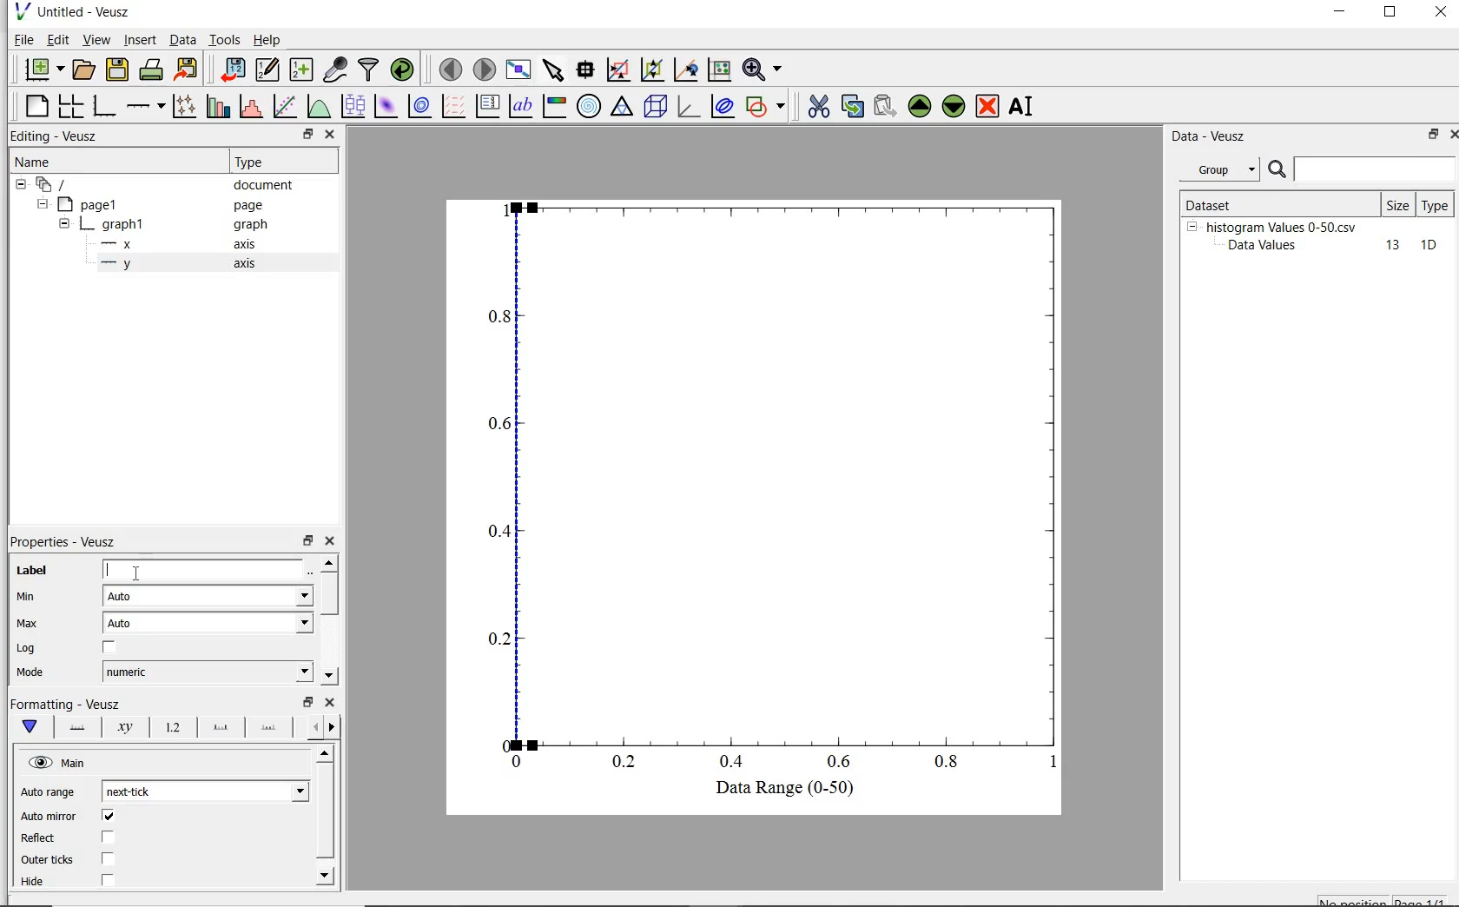 The height and width of the screenshot is (907, 1459). Describe the element at coordinates (328, 676) in the screenshot. I see `move down` at that location.